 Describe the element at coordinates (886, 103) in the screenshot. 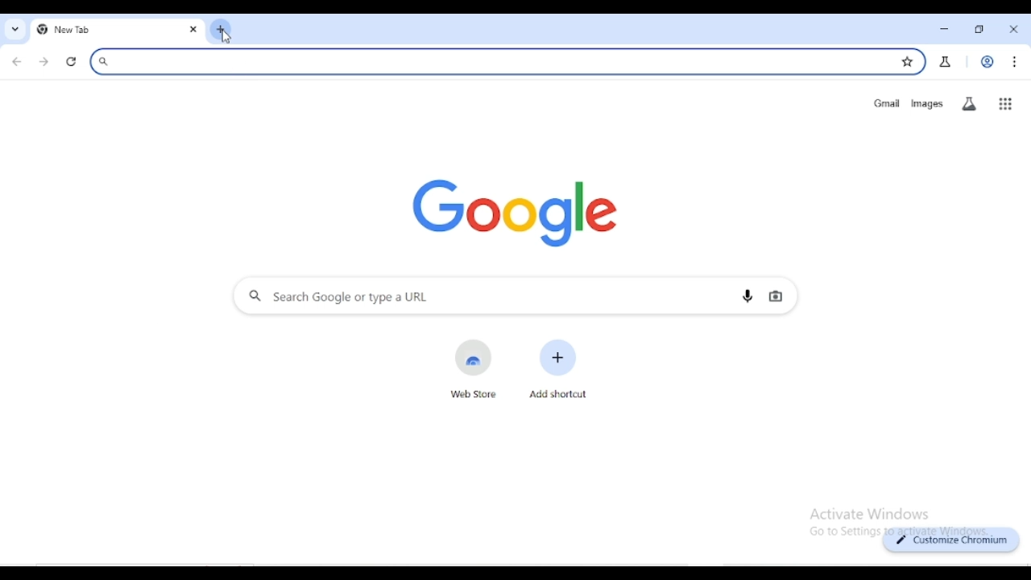

I see `gmail` at that location.